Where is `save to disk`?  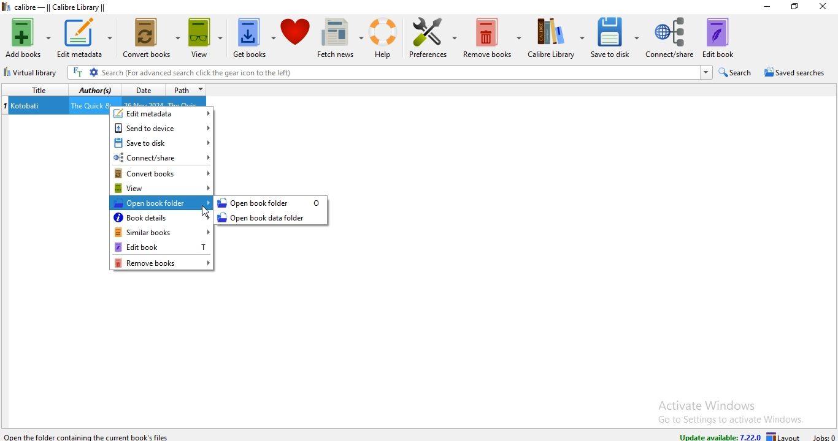
save to disk is located at coordinates (615, 37).